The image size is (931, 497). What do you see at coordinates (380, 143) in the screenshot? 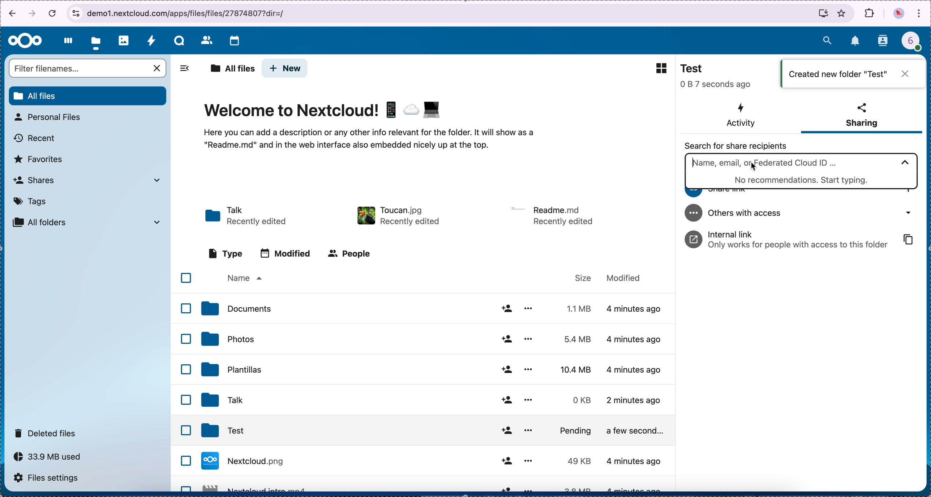
I see `here you can add a description...` at bounding box center [380, 143].